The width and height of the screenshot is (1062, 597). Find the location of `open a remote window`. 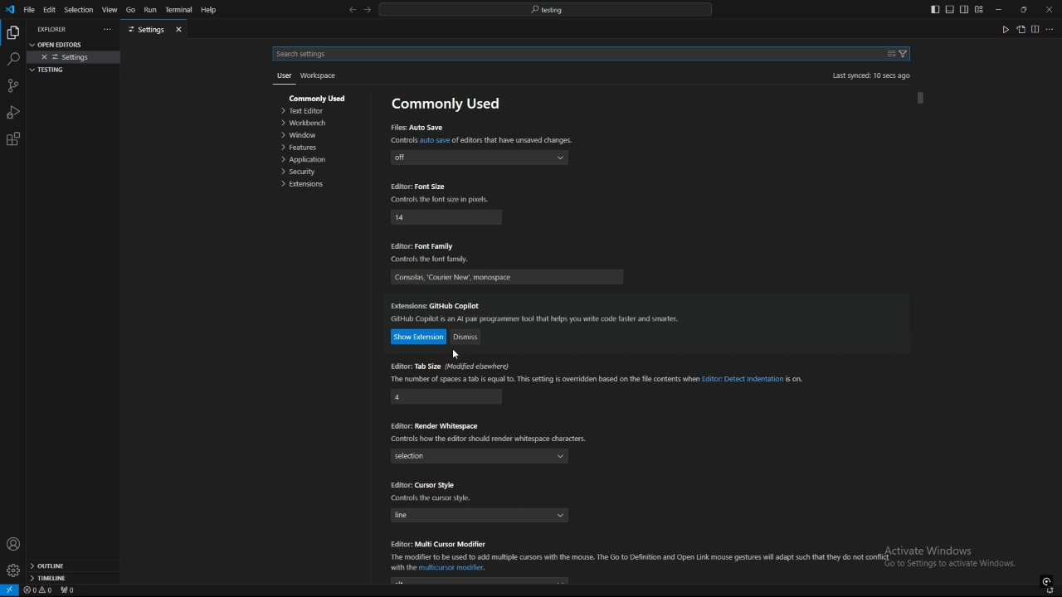

open a remote window is located at coordinates (10, 590).